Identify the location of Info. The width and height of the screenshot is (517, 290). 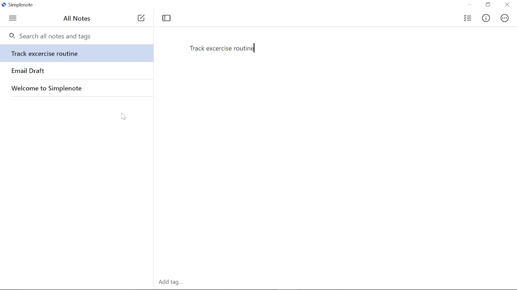
(485, 18).